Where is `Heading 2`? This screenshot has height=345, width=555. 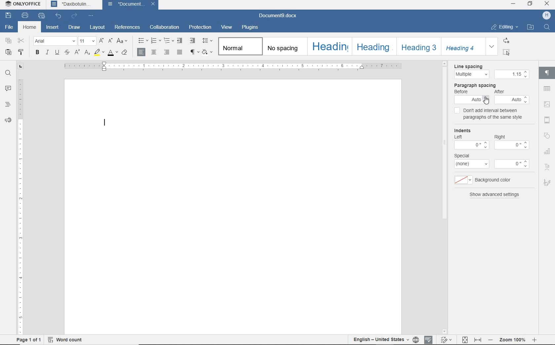 Heading 2 is located at coordinates (373, 46).